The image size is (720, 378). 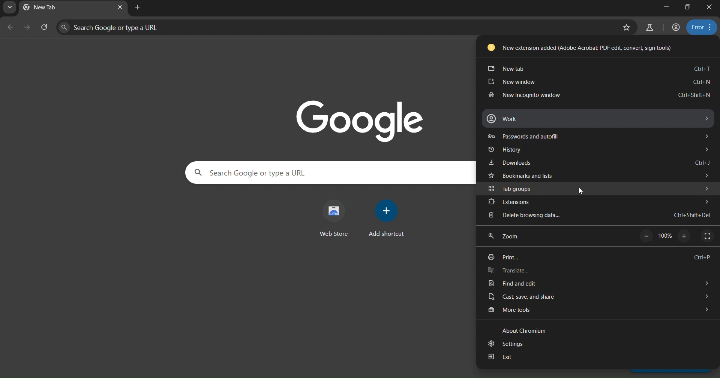 What do you see at coordinates (512, 237) in the screenshot?
I see `zoom` at bounding box center [512, 237].